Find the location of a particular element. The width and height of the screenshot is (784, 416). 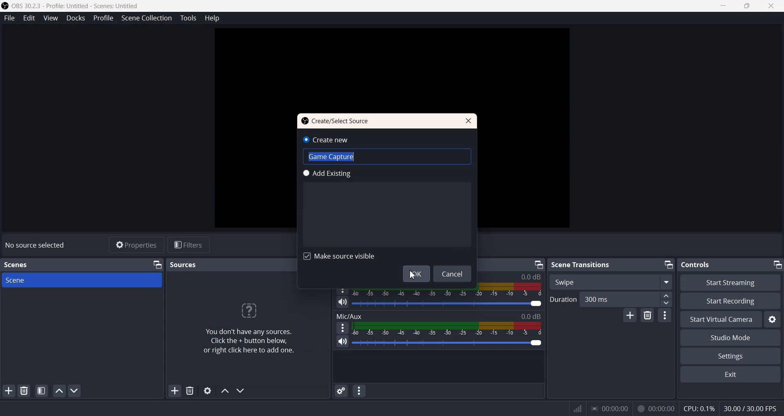

Studio Mode is located at coordinates (731, 338).